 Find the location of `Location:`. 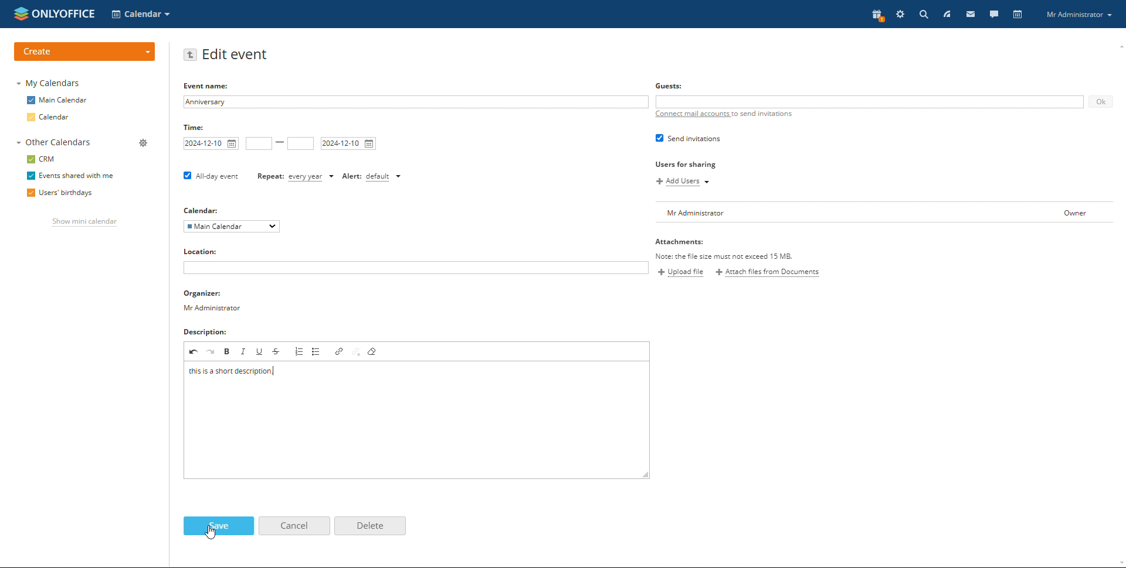

Location: is located at coordinates (202, 251).